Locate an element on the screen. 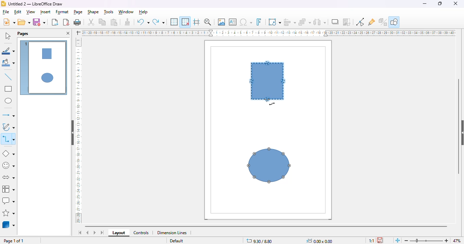 This screenshot has height=244, width=464. page 1 is located at coordinates (44, 68).